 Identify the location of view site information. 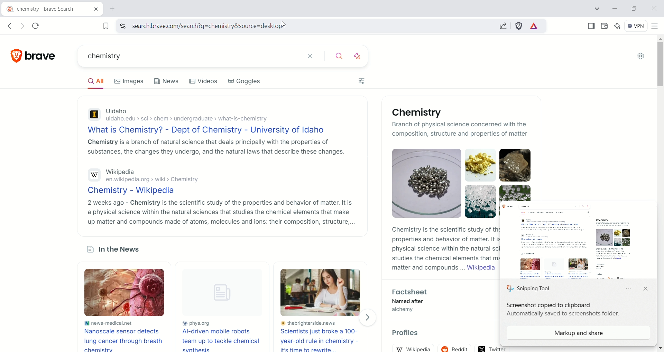
(122, 26).